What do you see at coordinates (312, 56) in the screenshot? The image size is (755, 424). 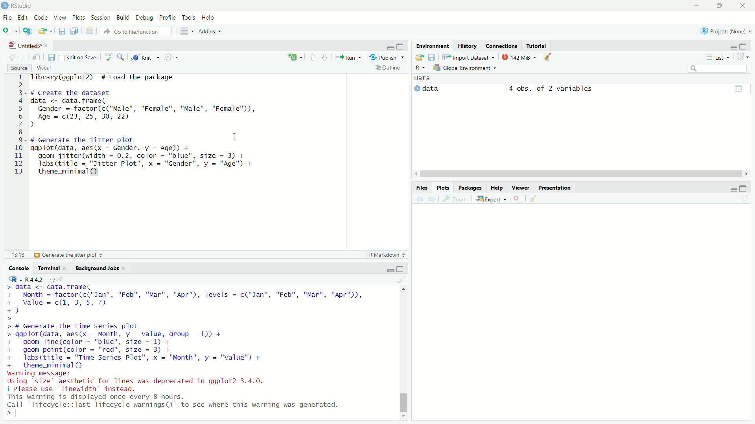 I see `go to previous chunk/section` at bounding box center [312, 56].